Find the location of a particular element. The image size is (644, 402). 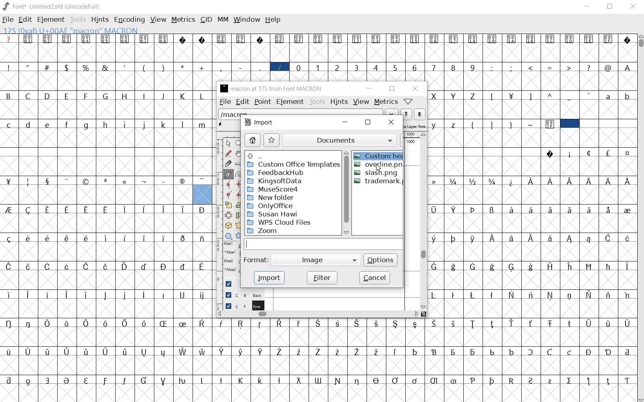

Symbol is located at coordinates (243, 323).